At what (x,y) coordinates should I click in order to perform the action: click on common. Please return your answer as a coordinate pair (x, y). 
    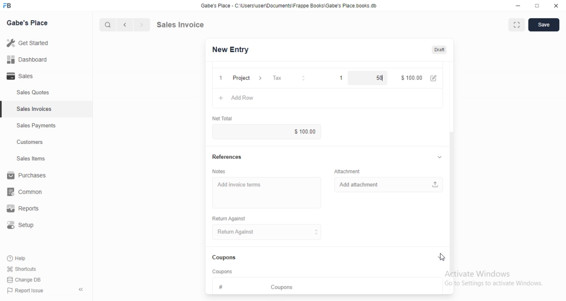
    Looking at the image, I should click on (27, 192).